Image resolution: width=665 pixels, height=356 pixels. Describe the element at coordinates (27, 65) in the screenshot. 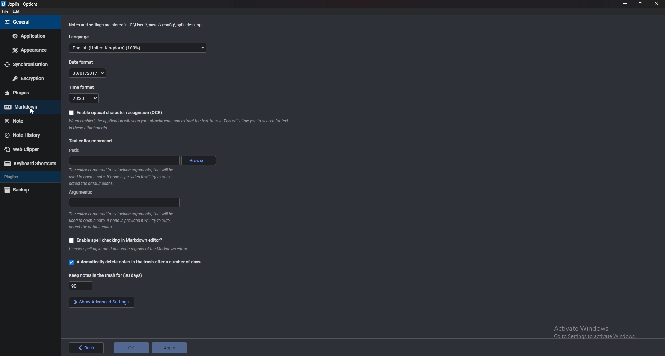

I see `Synchronization` at that location.